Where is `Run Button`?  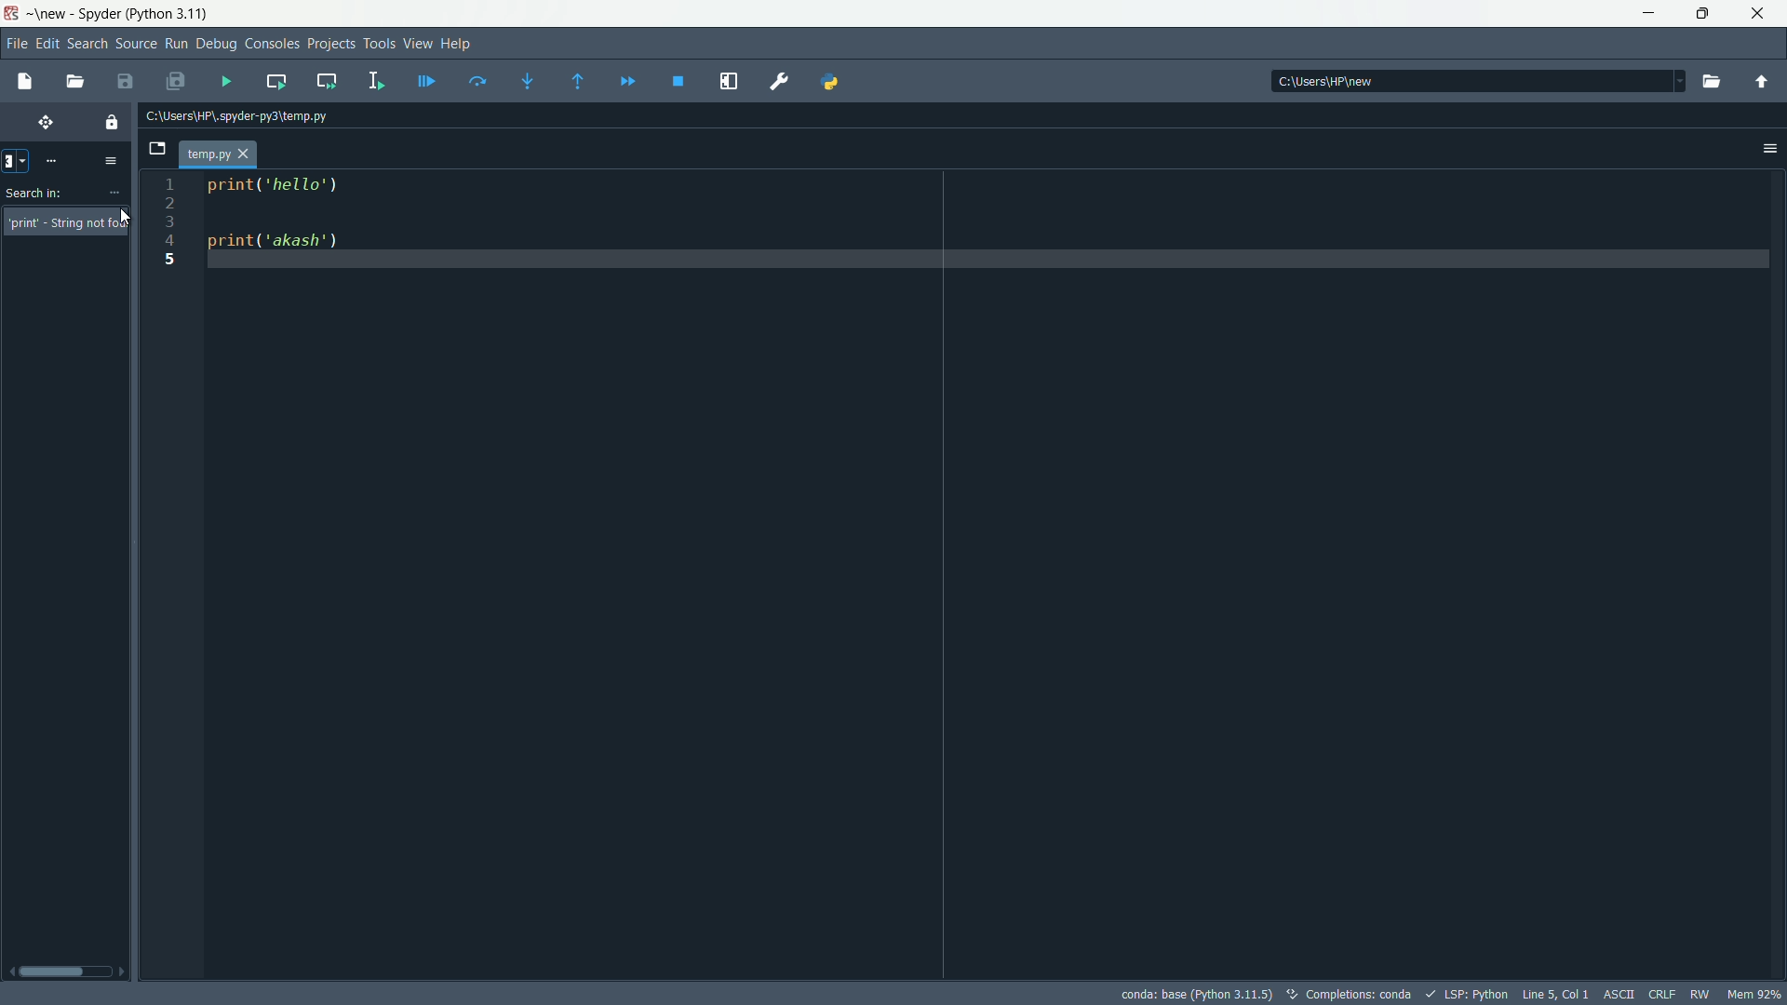
Run Button is located at coordinates (177, 44).